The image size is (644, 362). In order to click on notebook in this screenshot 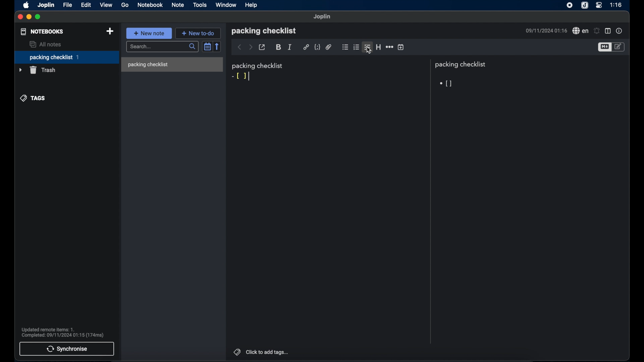, I will do `click(150, 5)`.